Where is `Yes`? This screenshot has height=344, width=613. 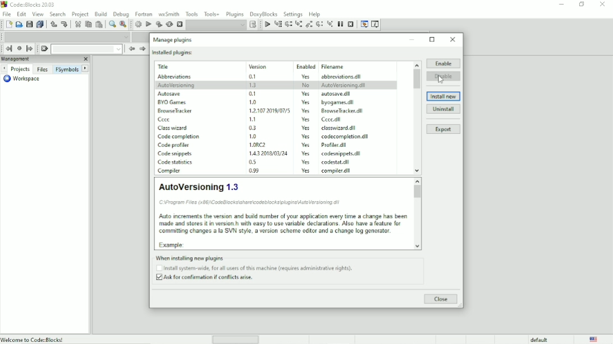 Yes is located at coordinates (305, 154).